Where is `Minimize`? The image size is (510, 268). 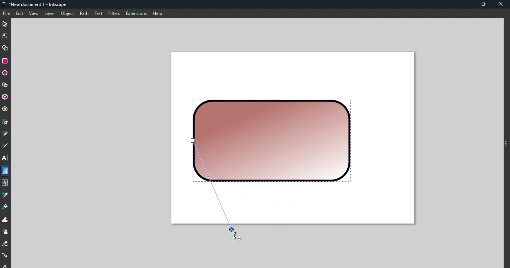 Minimize is located at coordinates (465, 5).